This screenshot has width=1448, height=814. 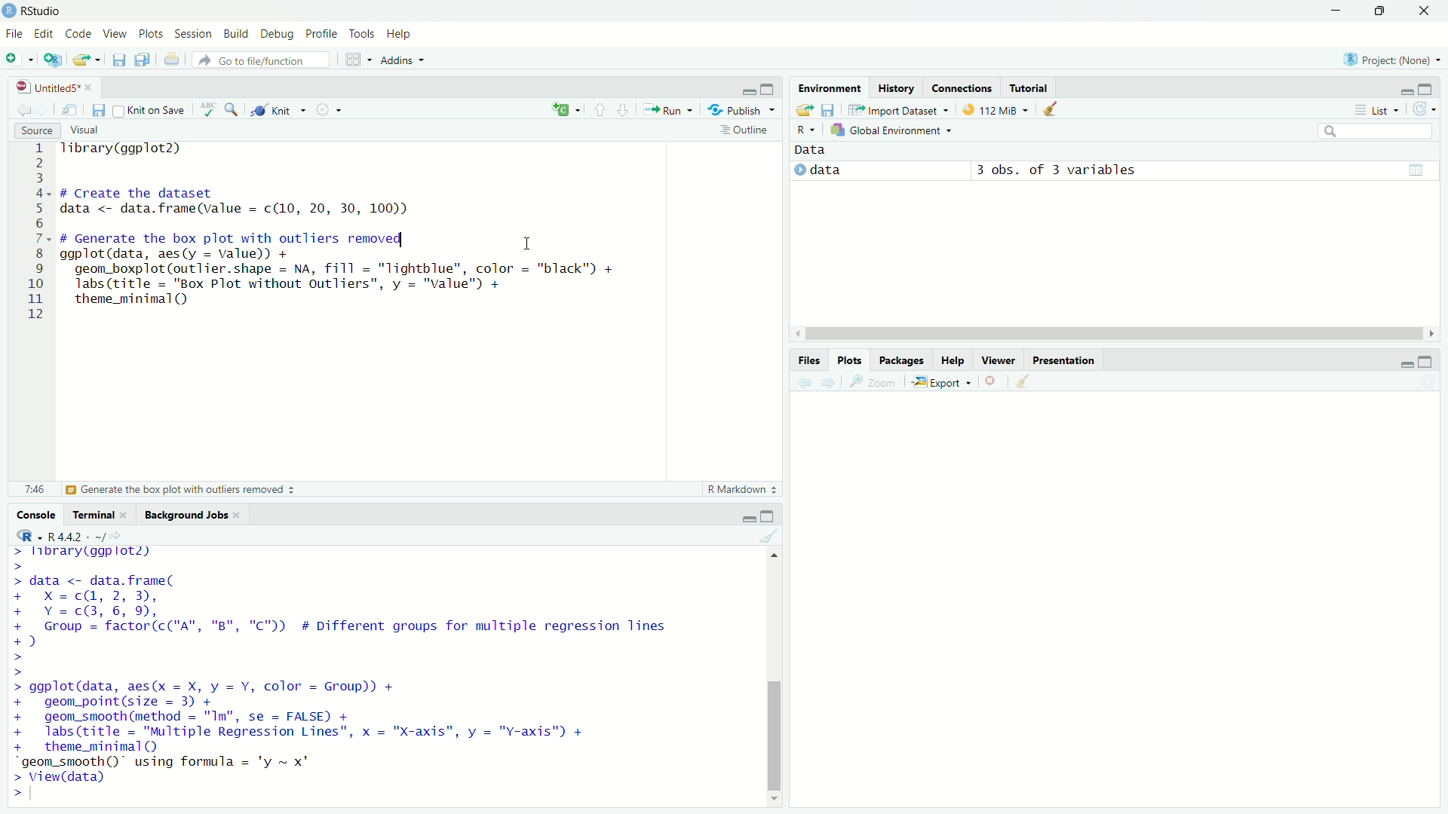 What do you see at coordinates (1063, 358) in the screenshot?
I see `Presentation` at bounding box center [1063, 358].